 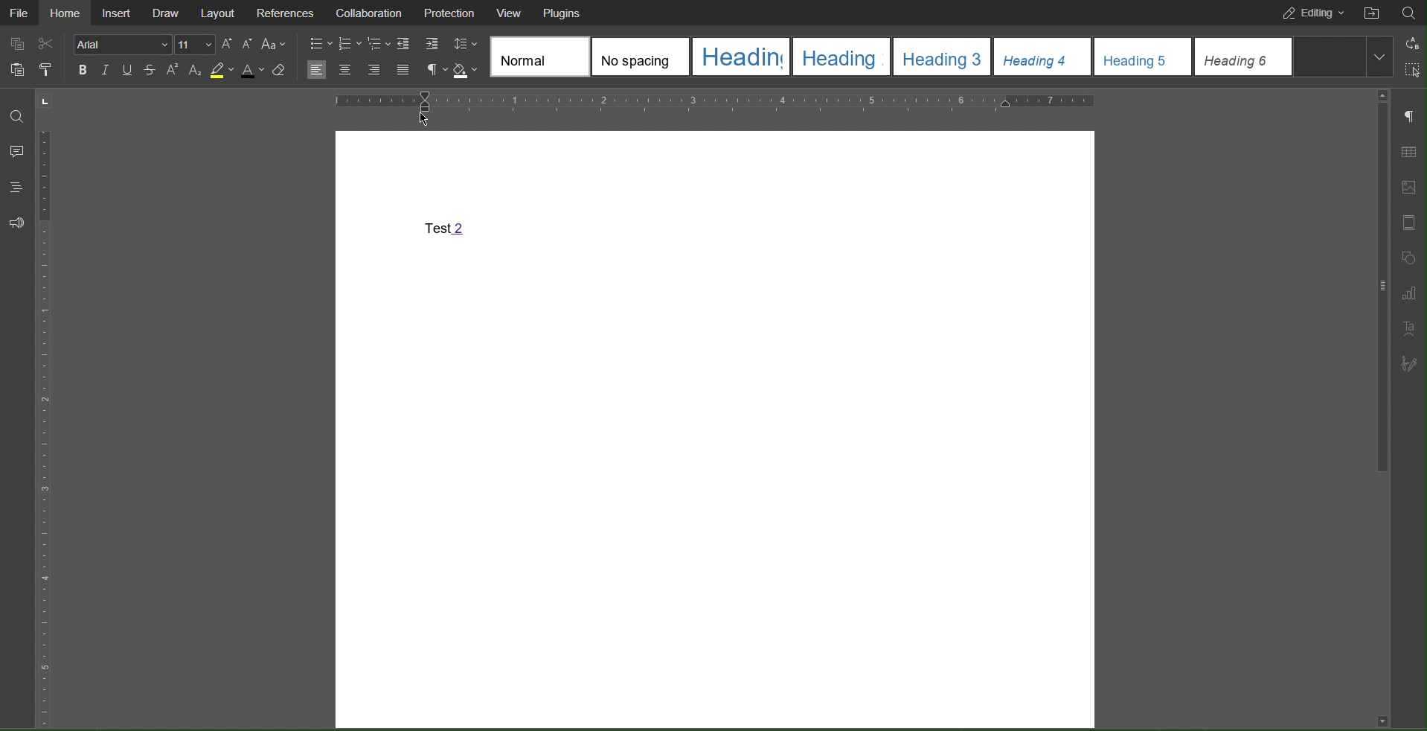 What do you see at coordinates (48, 42) in the screenshot?
I see `Cut` at bounding box center [48, 42].